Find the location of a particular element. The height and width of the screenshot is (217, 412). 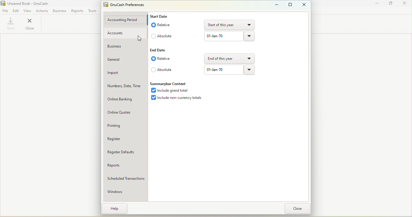

Text box is located at coordinates (223, 69).